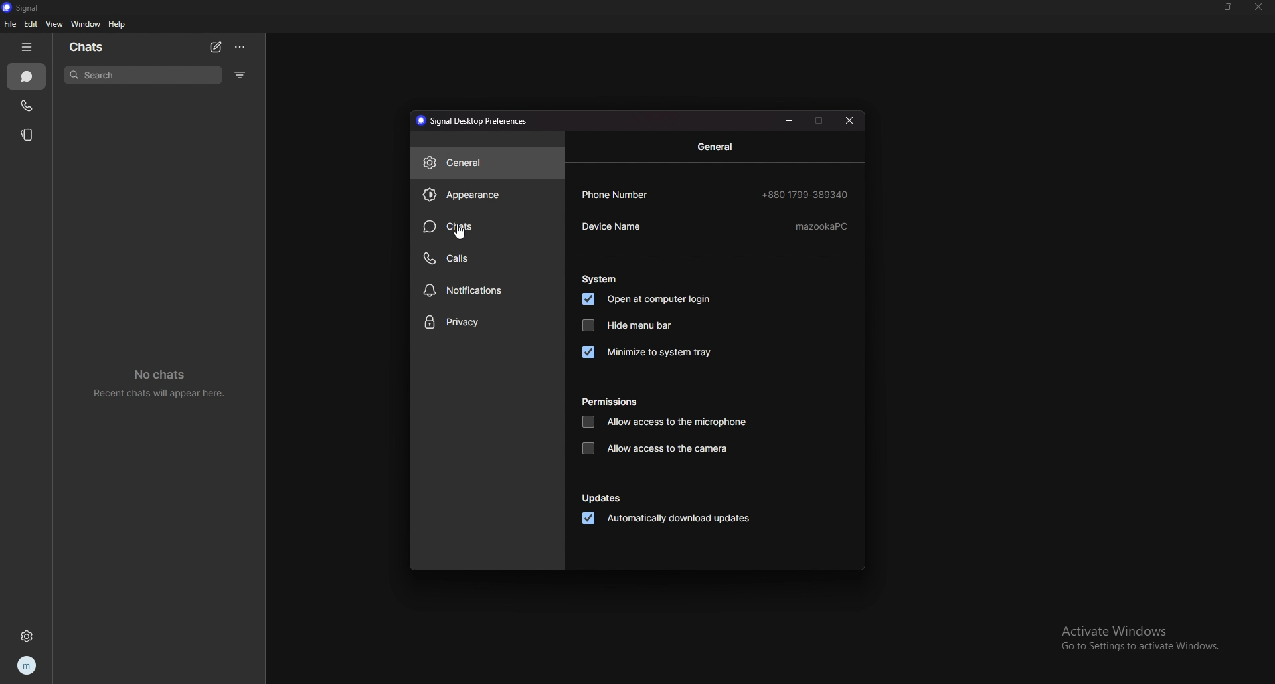 This screenshot has width=1275, height=684. Describe the element at coordinates (143, 75) in the screenshot. I see `search` at that location.